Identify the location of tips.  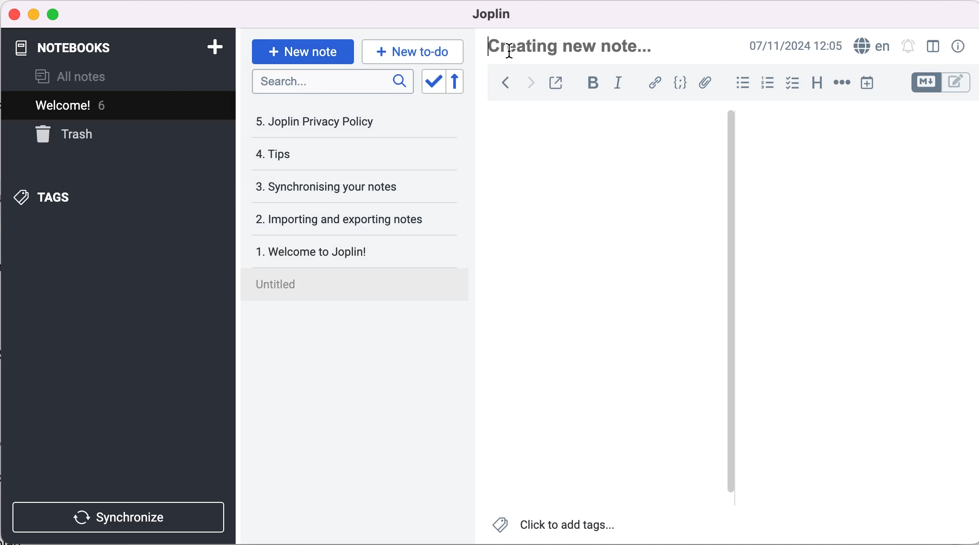
(314, 155).